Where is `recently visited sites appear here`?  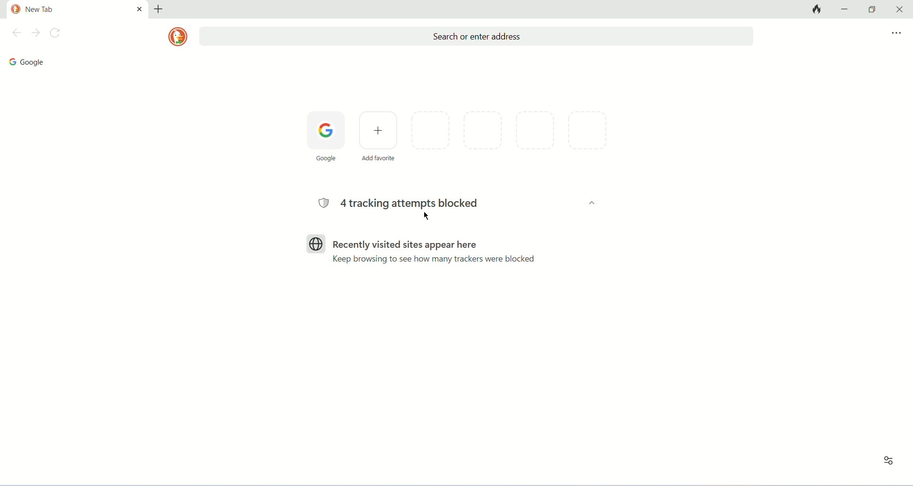
recently visited sites appear here is located at coordinates (391, 244).